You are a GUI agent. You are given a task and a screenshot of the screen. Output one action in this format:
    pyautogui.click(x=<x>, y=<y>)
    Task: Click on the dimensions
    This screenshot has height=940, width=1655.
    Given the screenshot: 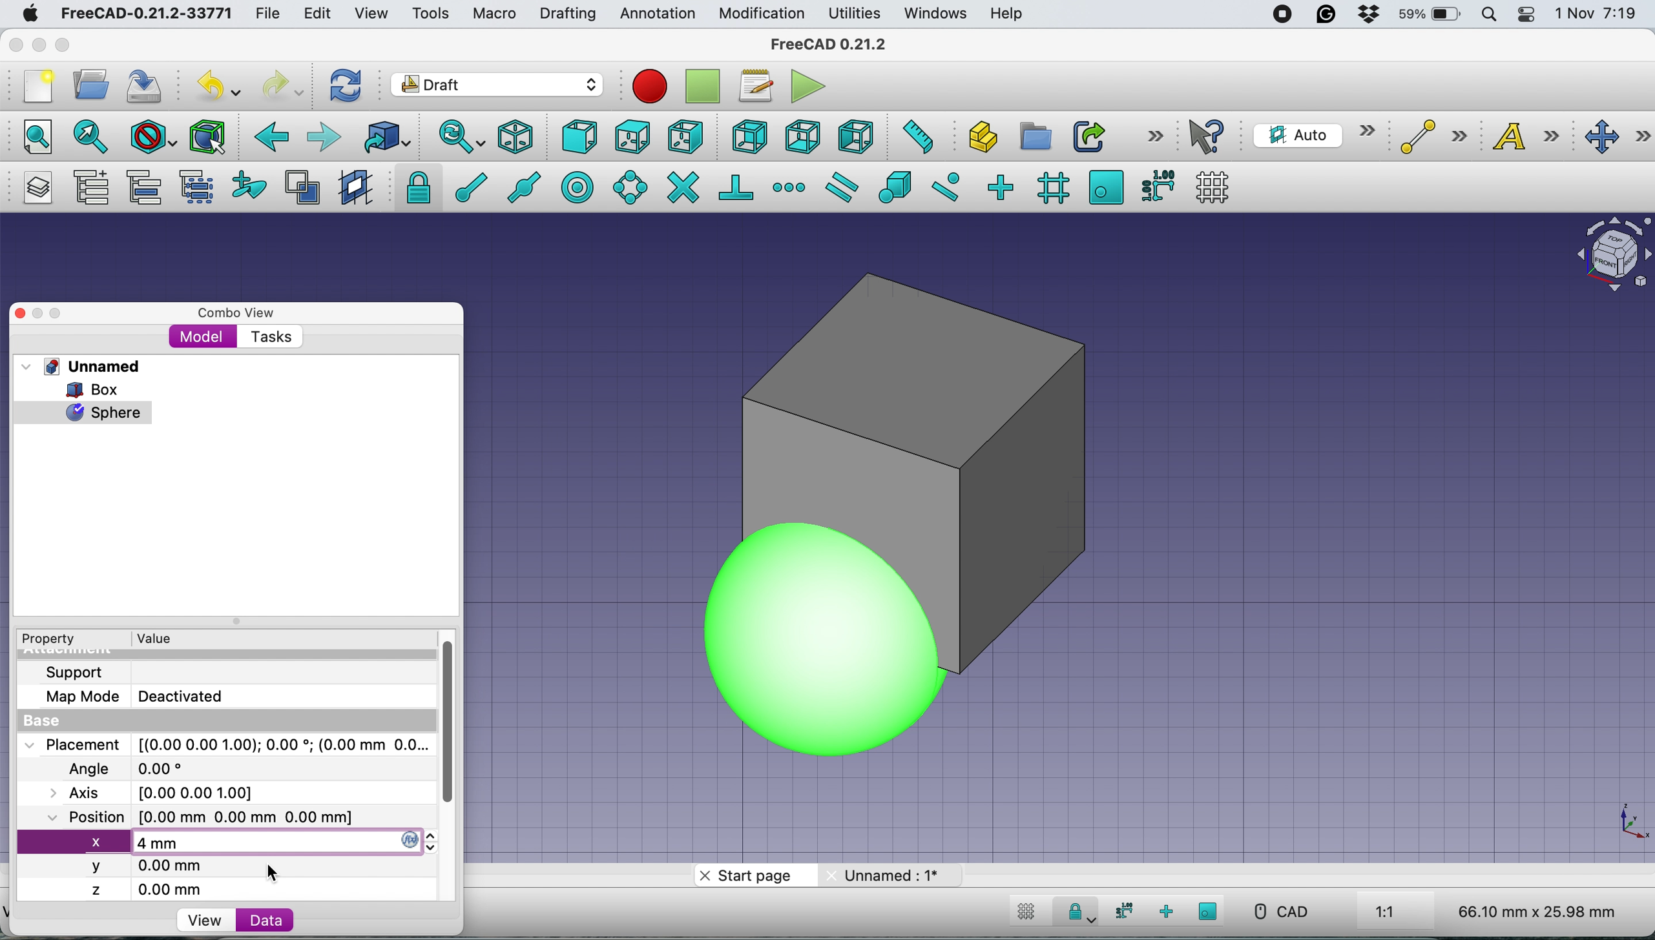 What is the action you would take?
    pyautogui.click(x=1534, y=911)
    